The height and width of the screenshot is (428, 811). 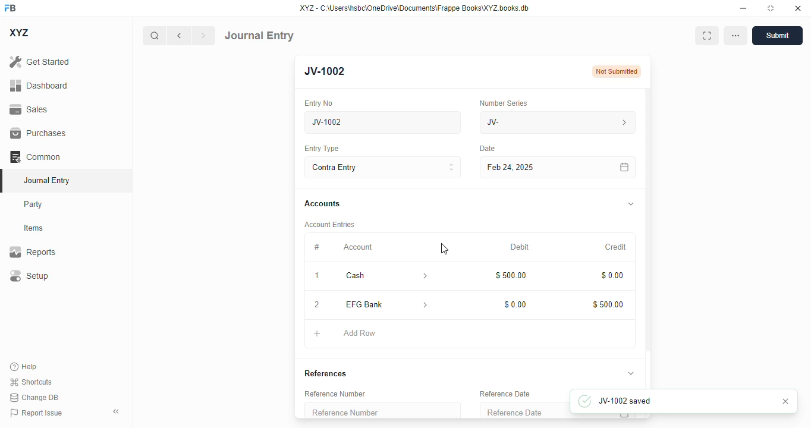 What do you see at coordinates (426, 304) in the screenshot?
I see `account information` at bounding box center [426, 304].